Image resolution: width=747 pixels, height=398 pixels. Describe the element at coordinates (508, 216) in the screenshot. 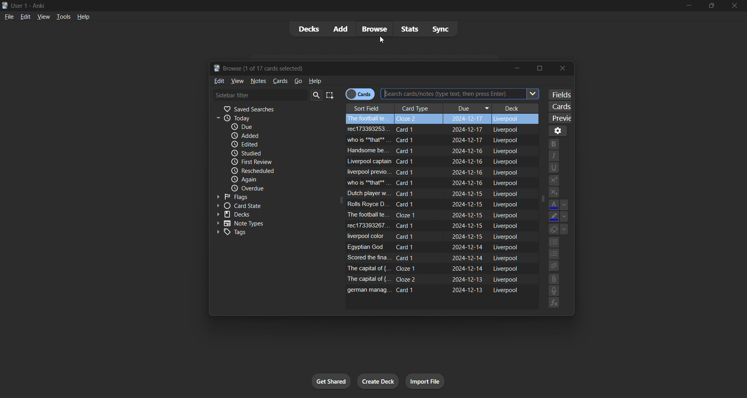

I see `liverpool` at that location.